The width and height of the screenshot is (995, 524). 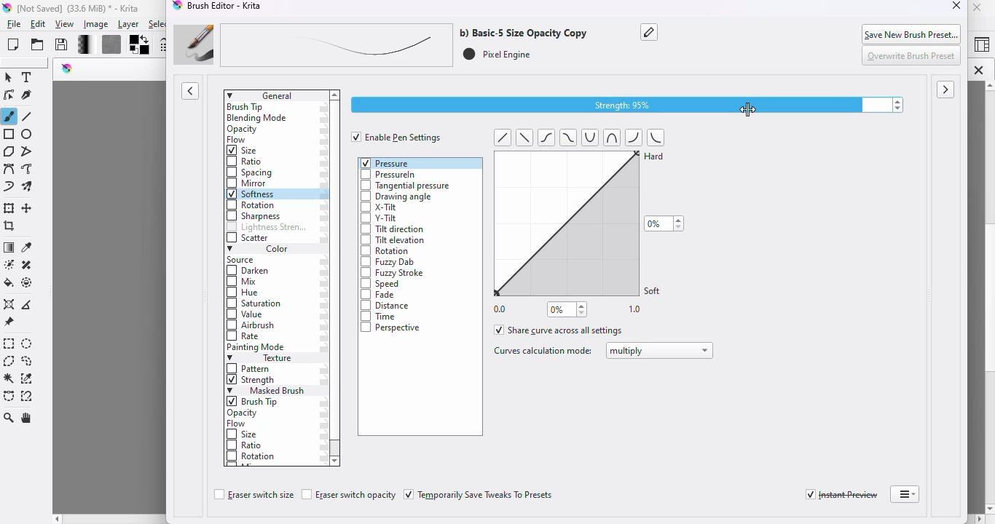 I want to click on fill patterns, so click(x=109, y=45).